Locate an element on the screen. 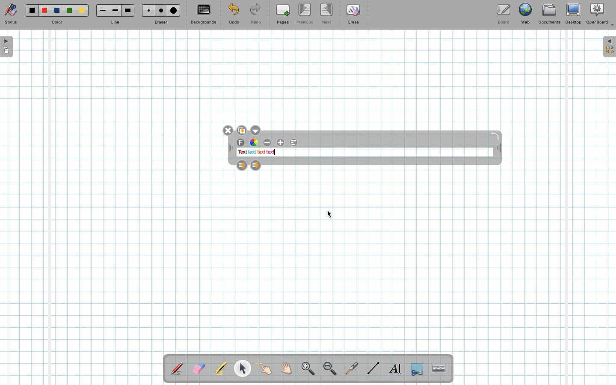 The image size is (616, 385). Line is located at coordinates (373, 368).